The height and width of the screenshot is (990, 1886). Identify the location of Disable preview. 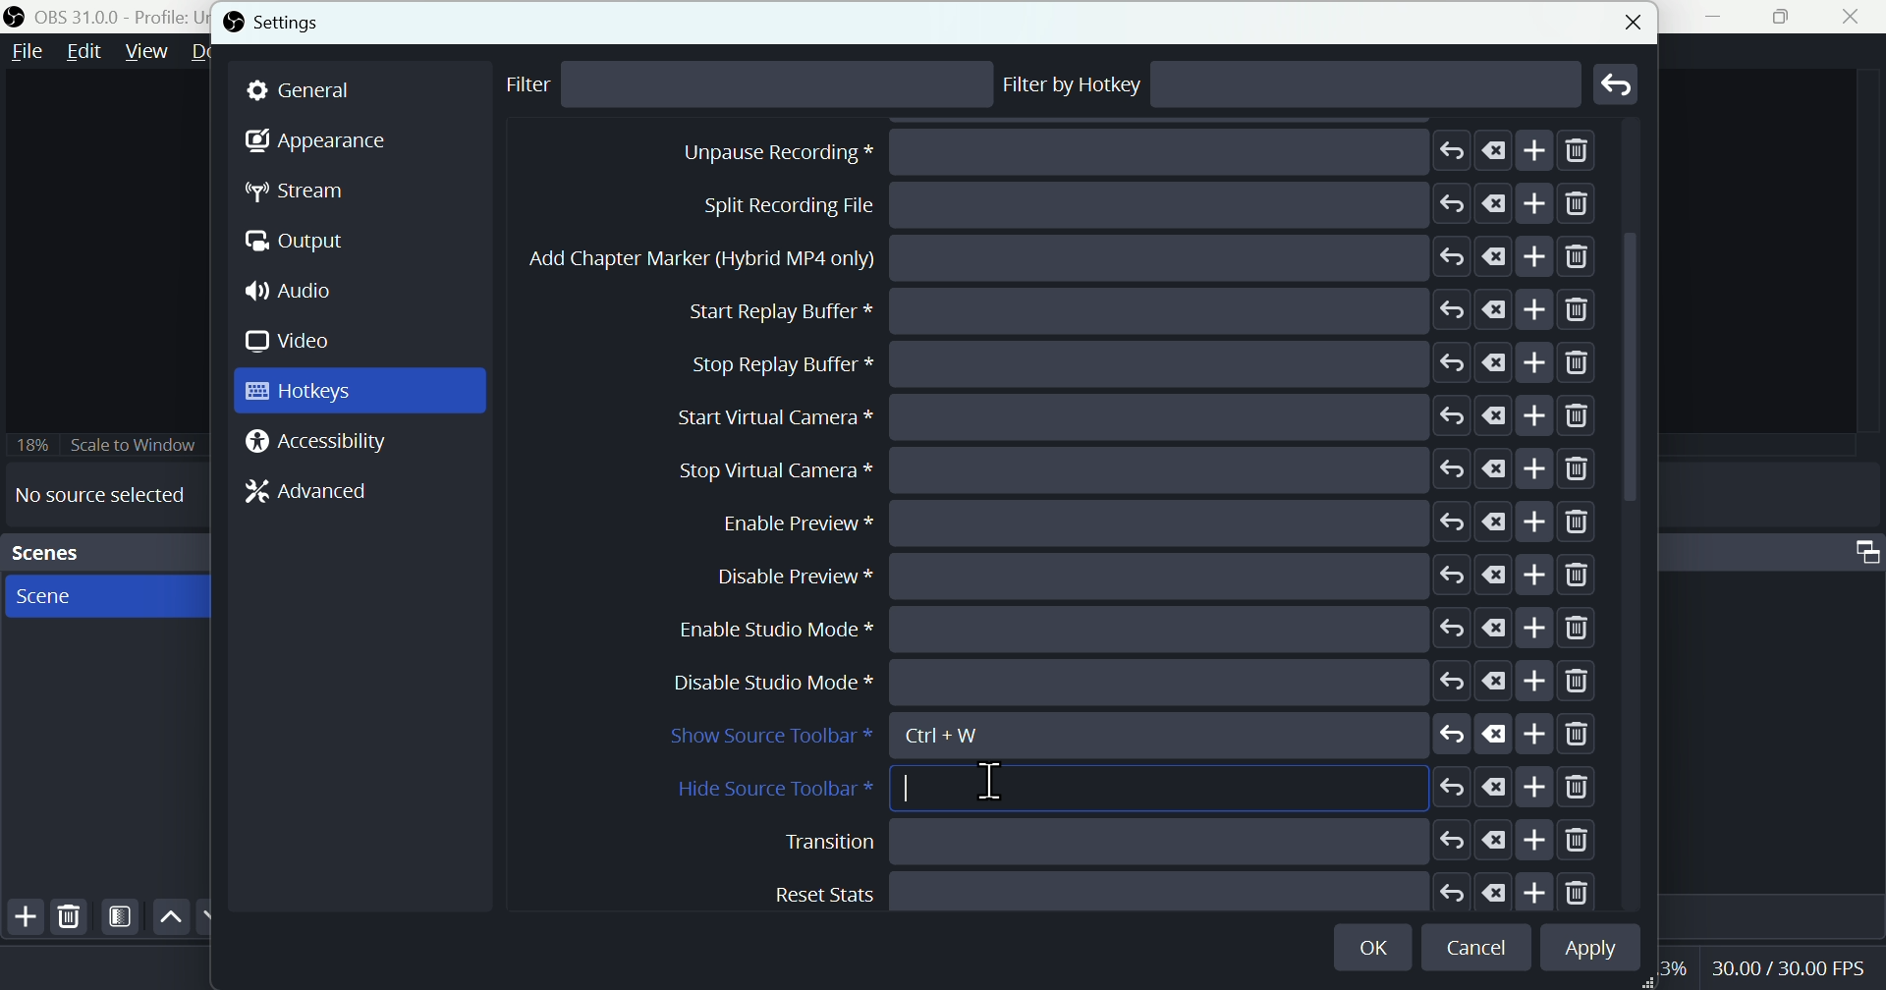
(1155, 840).